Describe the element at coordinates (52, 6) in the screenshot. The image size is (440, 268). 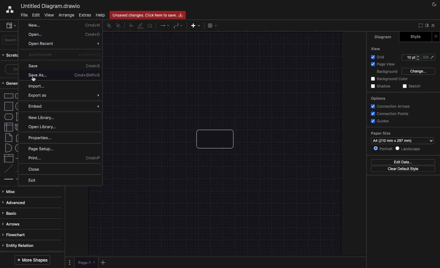
I see `Untitled diagram.draw.io` at that location.